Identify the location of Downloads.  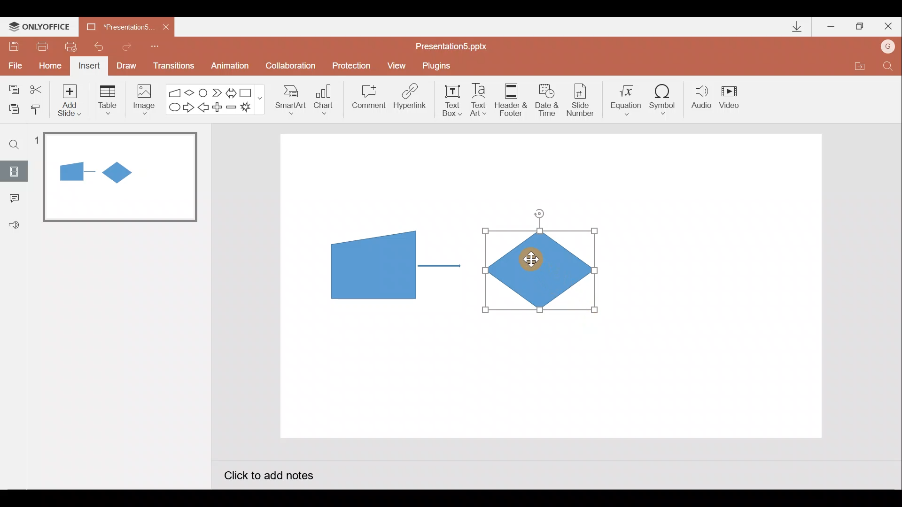
(795, 27).